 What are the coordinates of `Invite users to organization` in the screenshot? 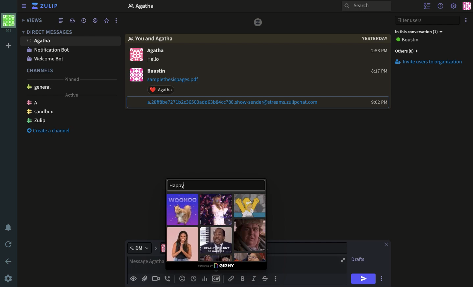 It's located at (430, 51).